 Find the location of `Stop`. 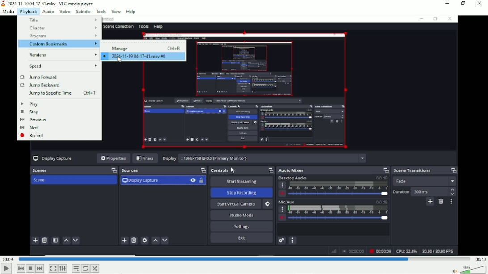

Stop is located at coordinates (30, 112).